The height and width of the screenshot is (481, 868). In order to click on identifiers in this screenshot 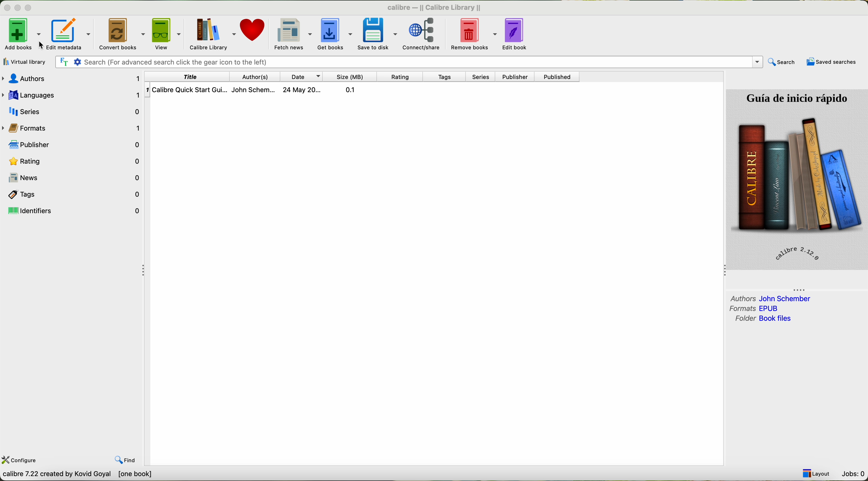, I will do `click(73, 211)`.